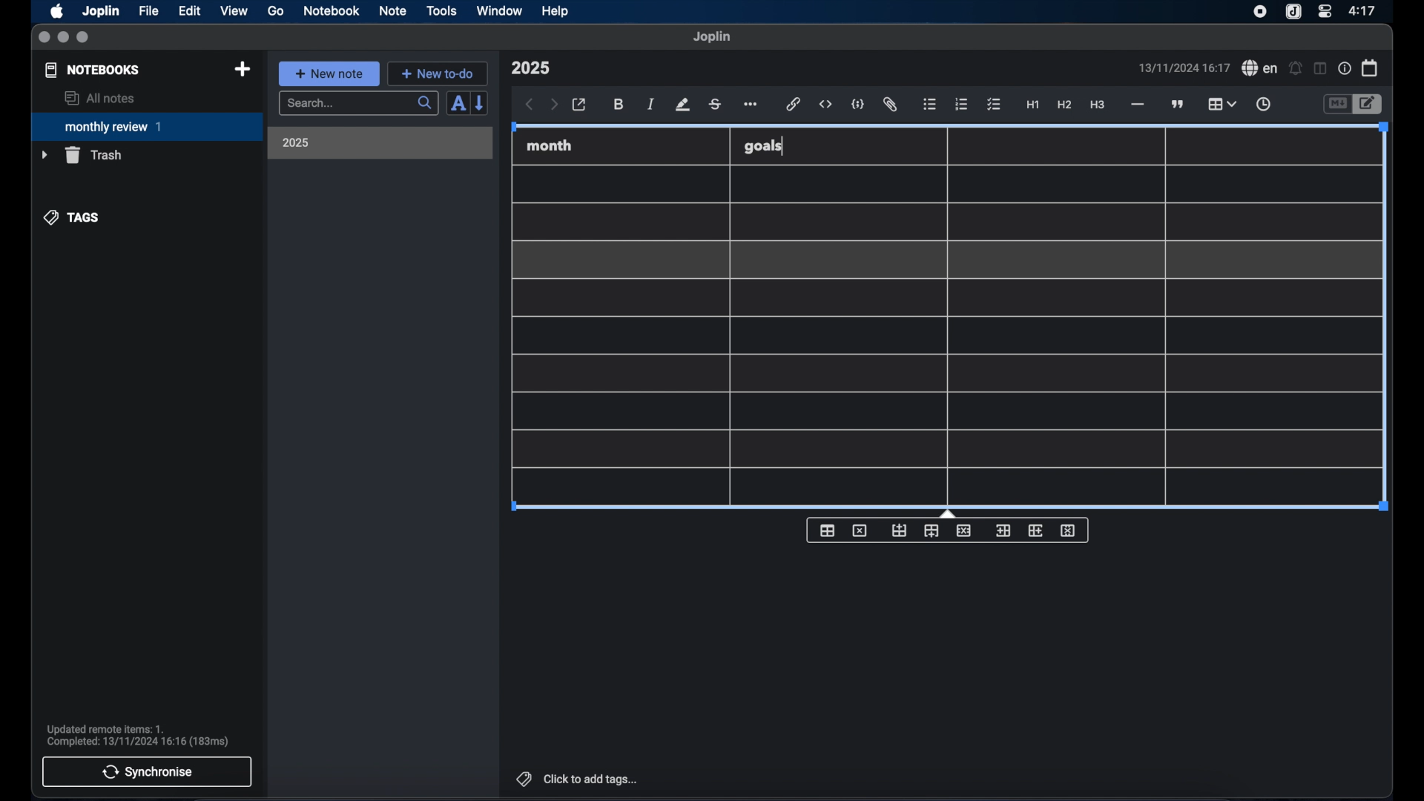  I want to click on sort order field, so click(458, 104).